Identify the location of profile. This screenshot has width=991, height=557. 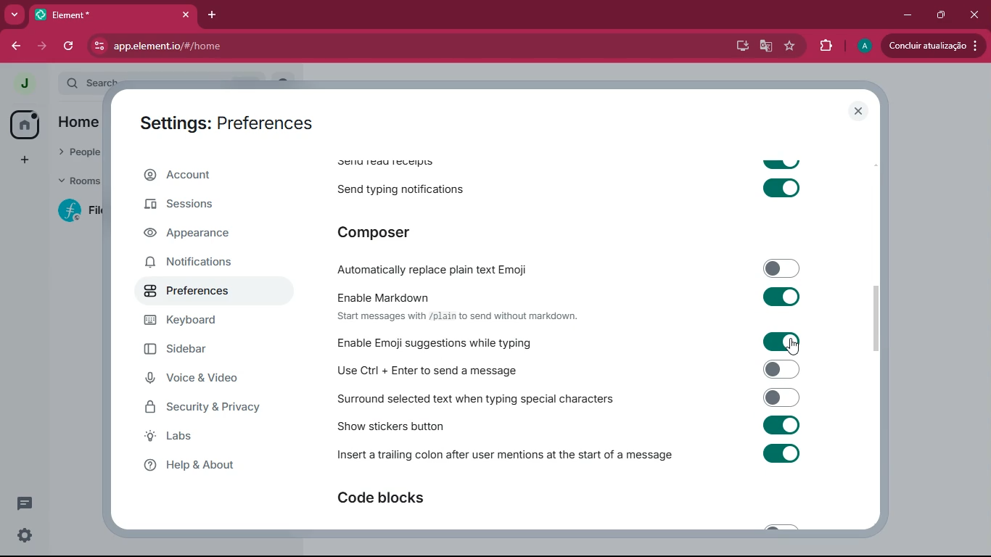
(865, 46).